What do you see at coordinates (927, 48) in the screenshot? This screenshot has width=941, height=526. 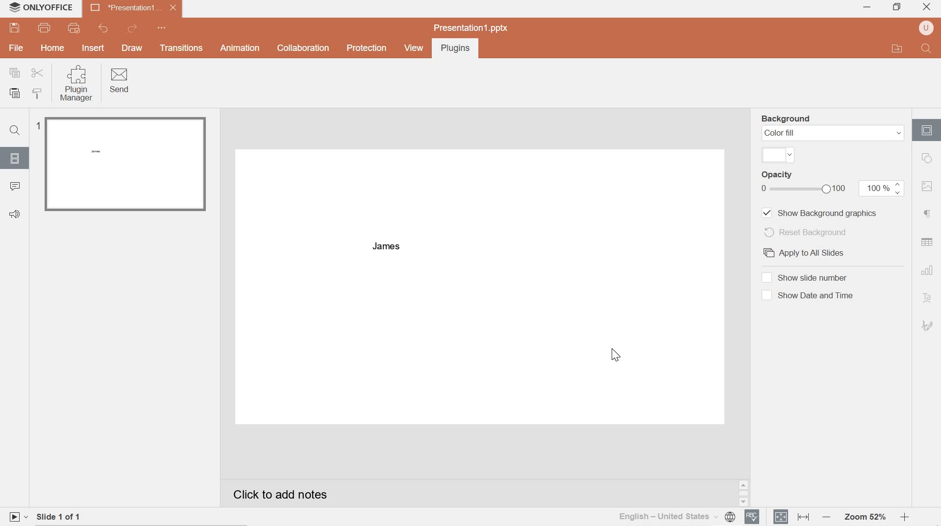 I see `Find` at bounding box center [927, 48].